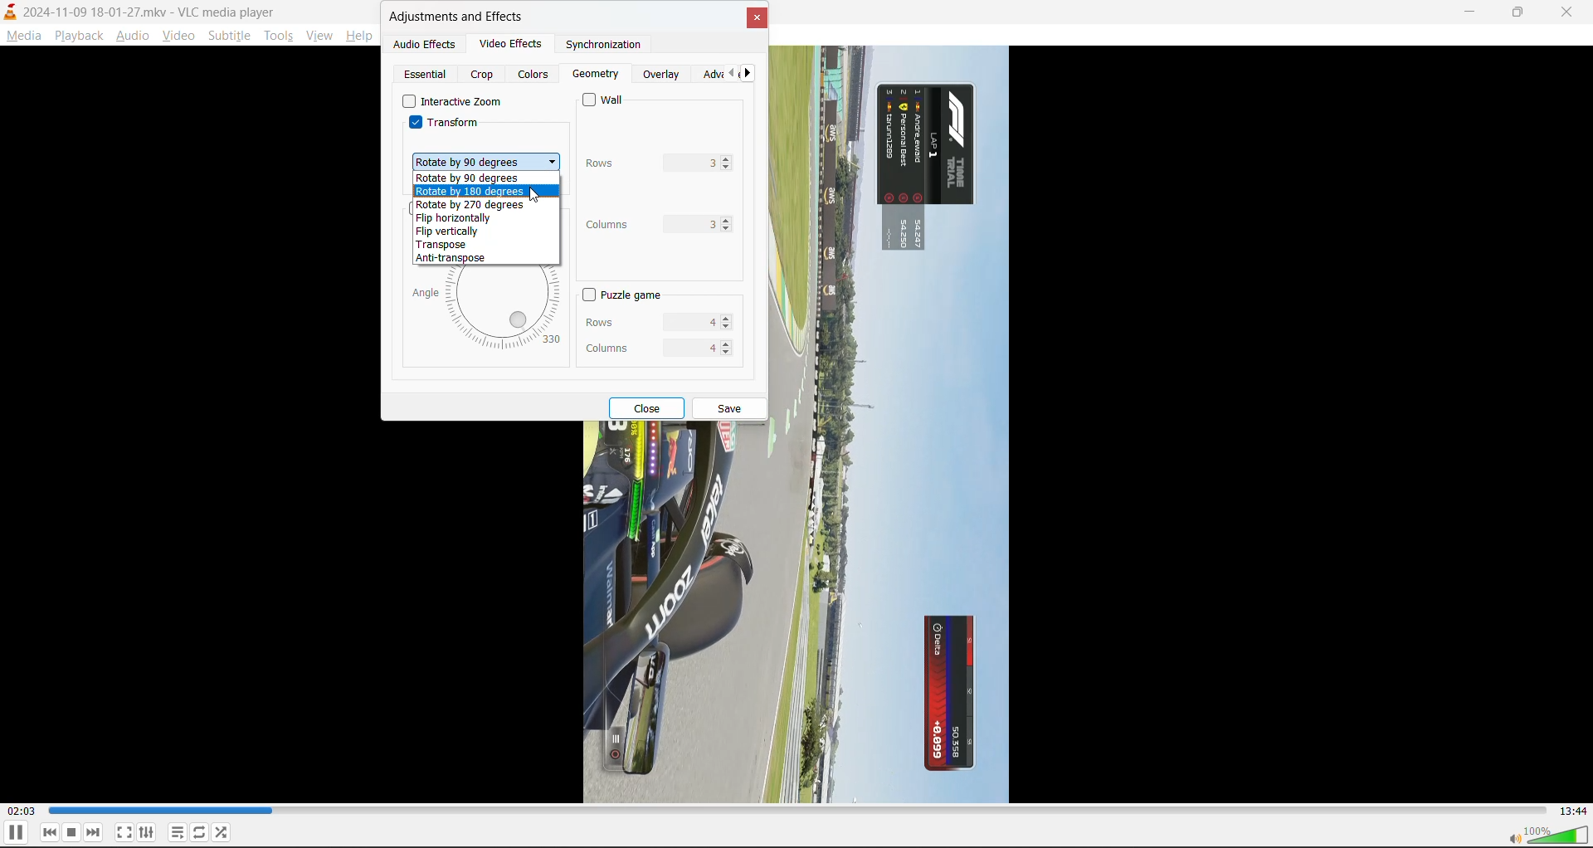 The width and height of the screenshot is (1593, 848). What do you see at coordinates (148, 833) in the screenshot?
I see `settings` at bounding box center [148, 833].